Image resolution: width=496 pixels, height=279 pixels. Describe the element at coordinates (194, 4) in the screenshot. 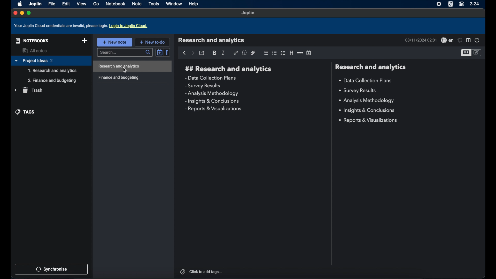

I see `help` at that location.